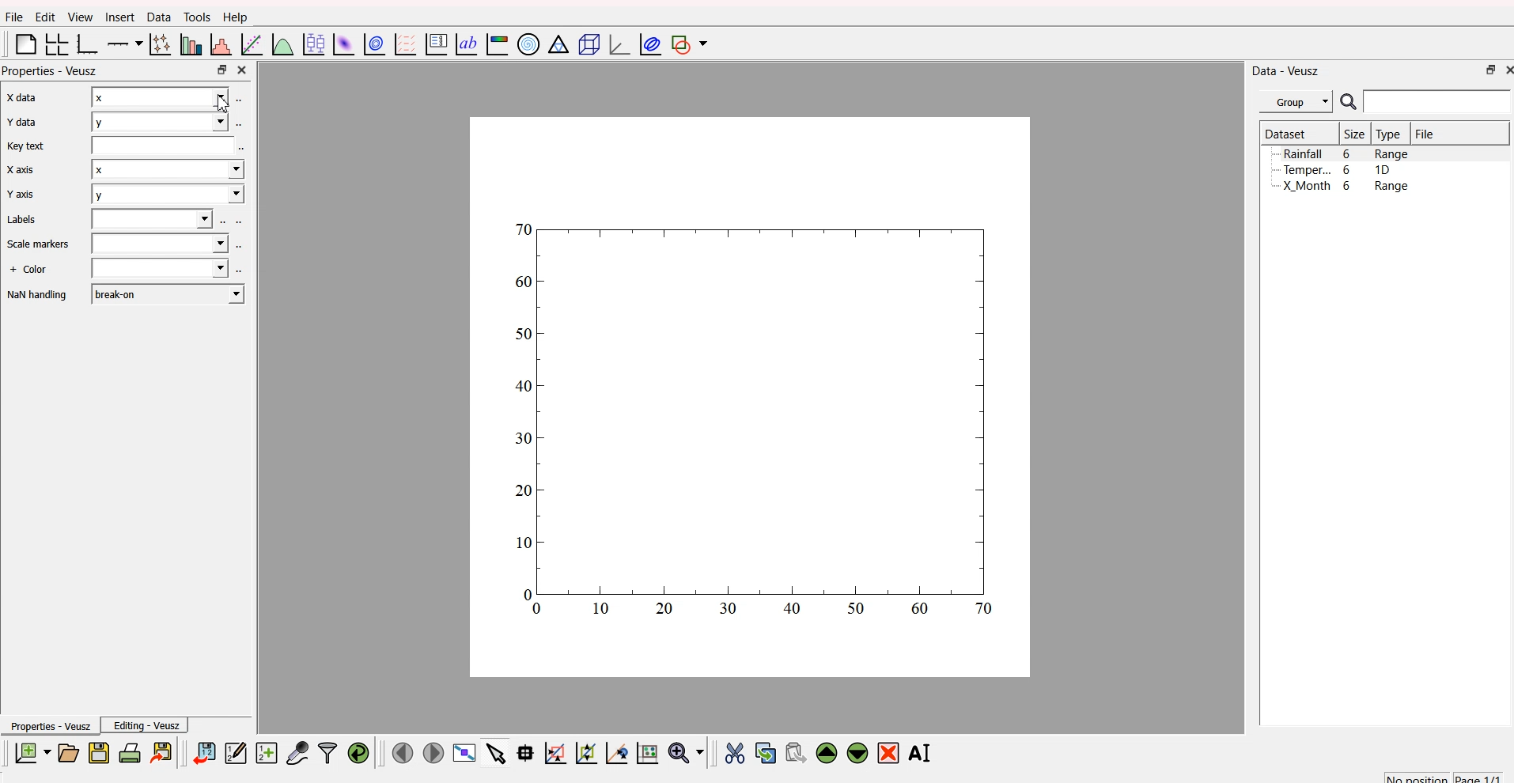 The width and height of the screenshot is (1514, 783). Describe the element at coordinates (119, 17) in the screenshot. I see `Insert` at that location.